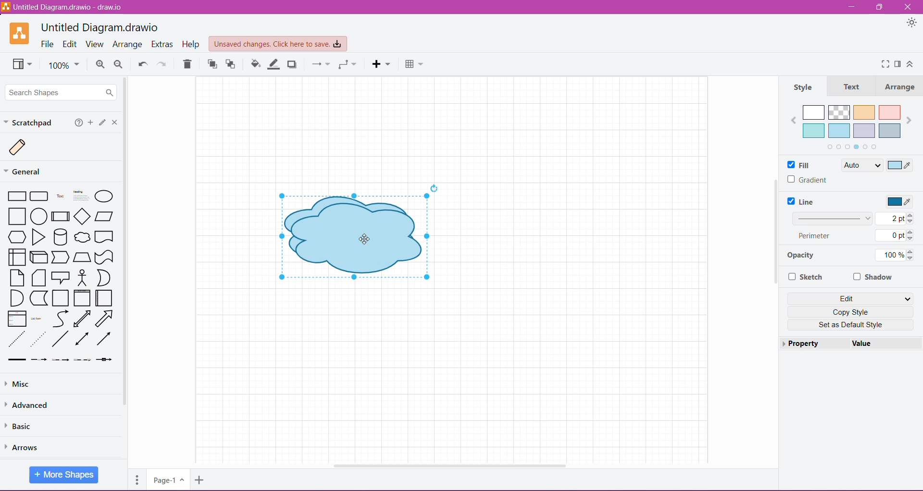 The image size is (923, 491). Describe the element at coordinates (30, 123) in the screenshot. I see `Scratchpad` at that location.